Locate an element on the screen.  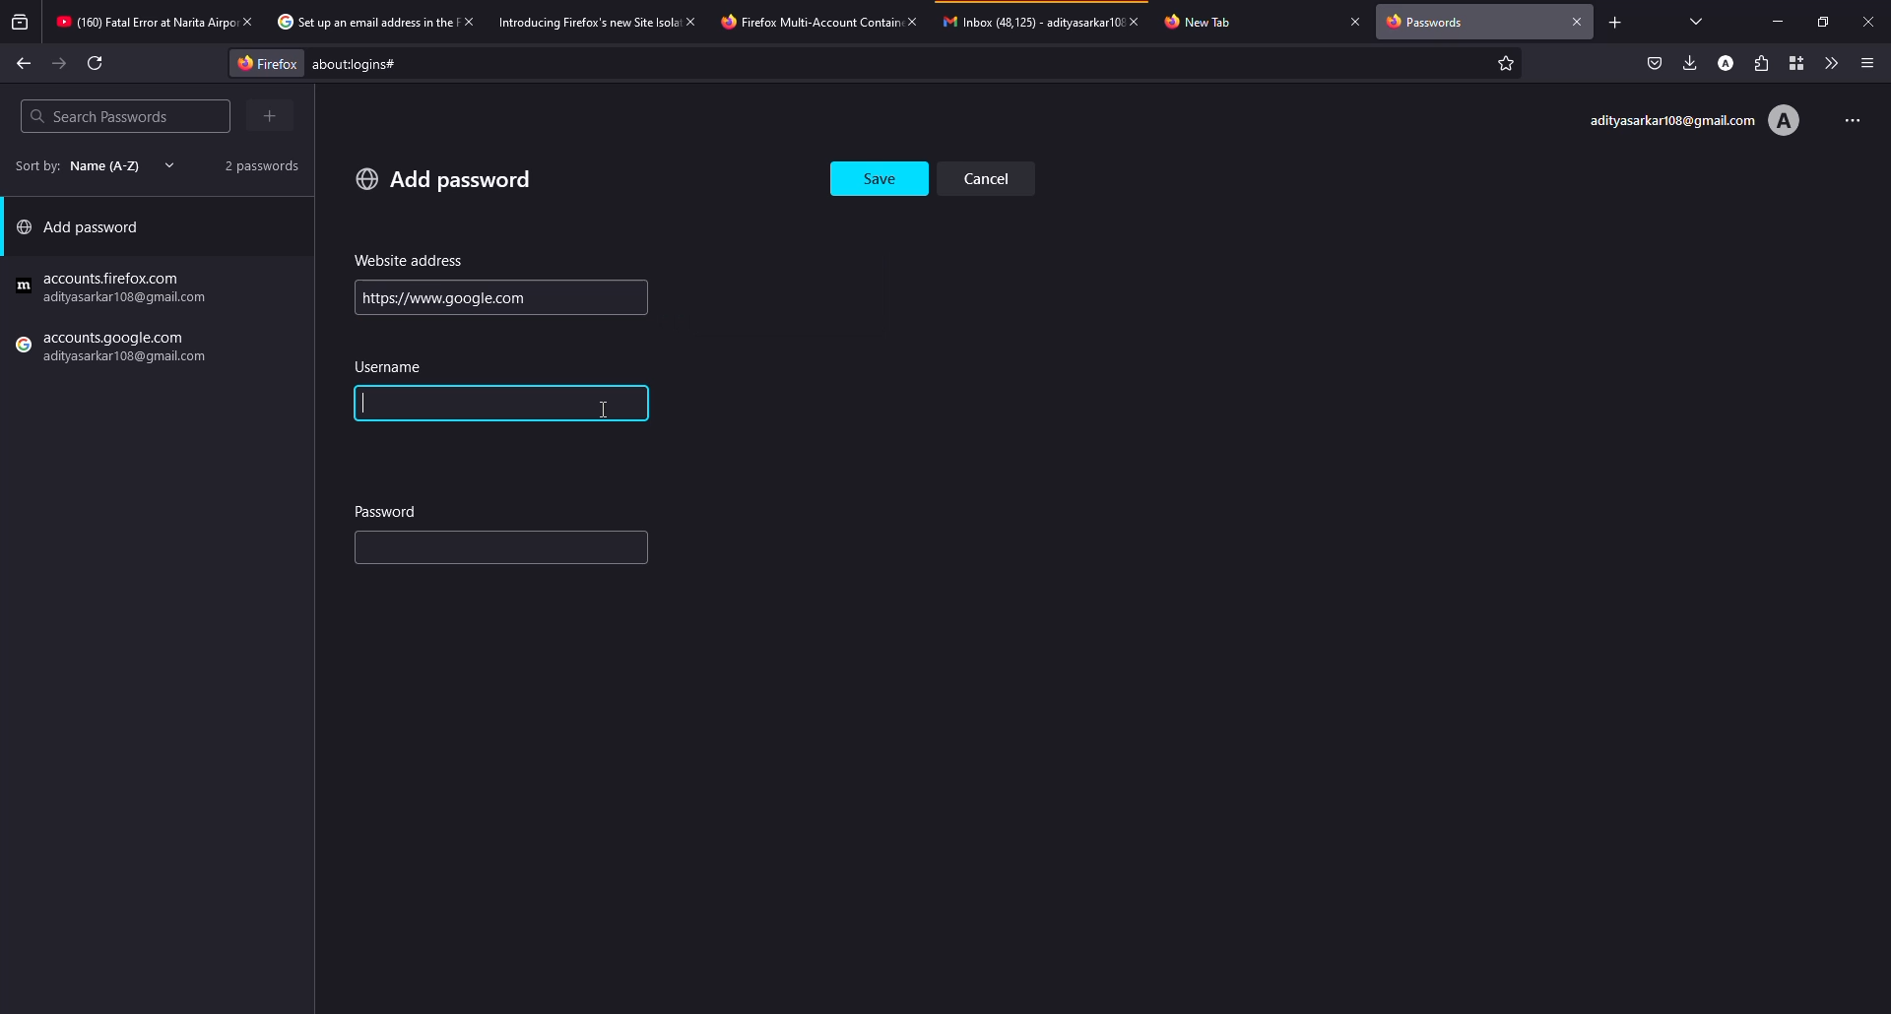
close is located at coordinates (1141, 21).